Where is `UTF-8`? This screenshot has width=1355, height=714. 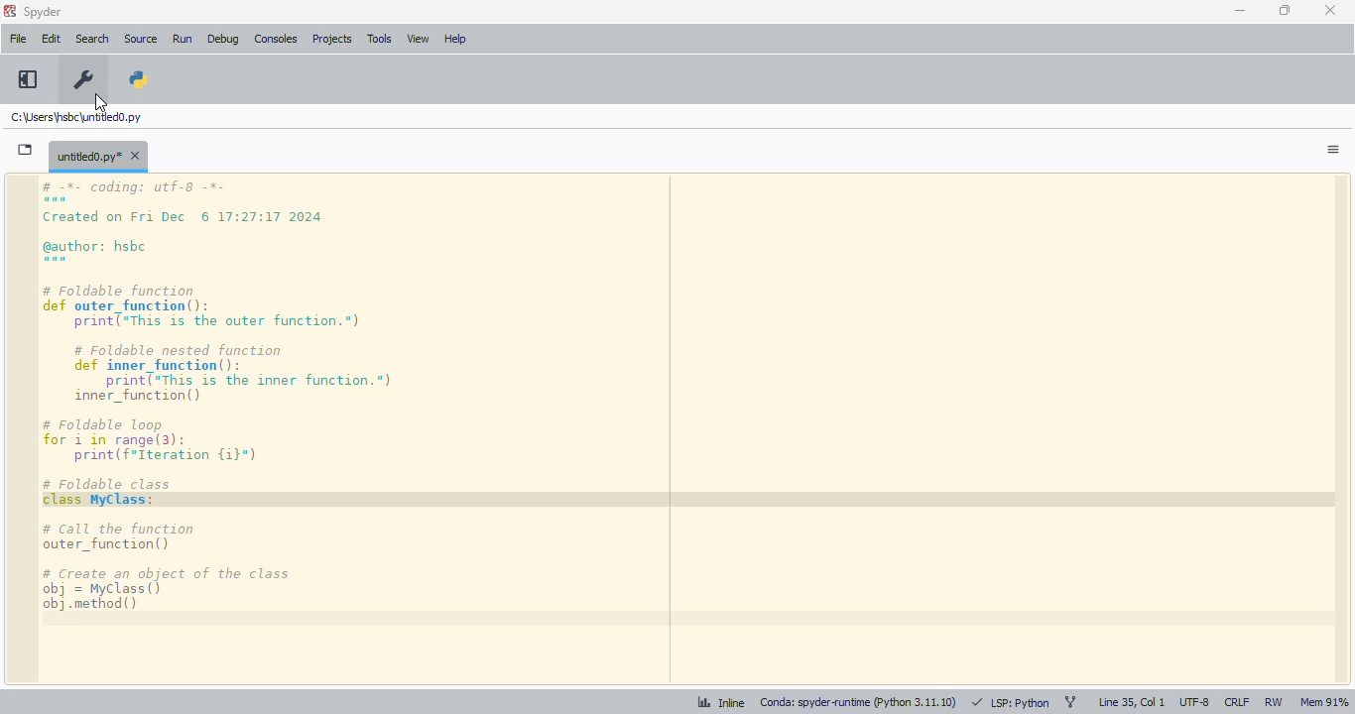 UTF-8 is located at coordinates (1195, 703).